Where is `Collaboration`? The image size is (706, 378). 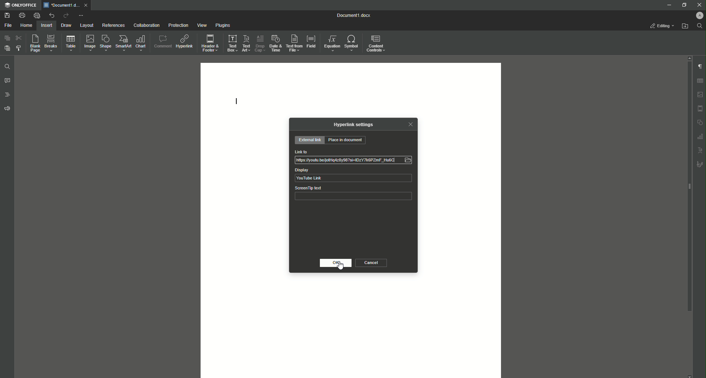
Collaboration is located at coordinates (147, 25).